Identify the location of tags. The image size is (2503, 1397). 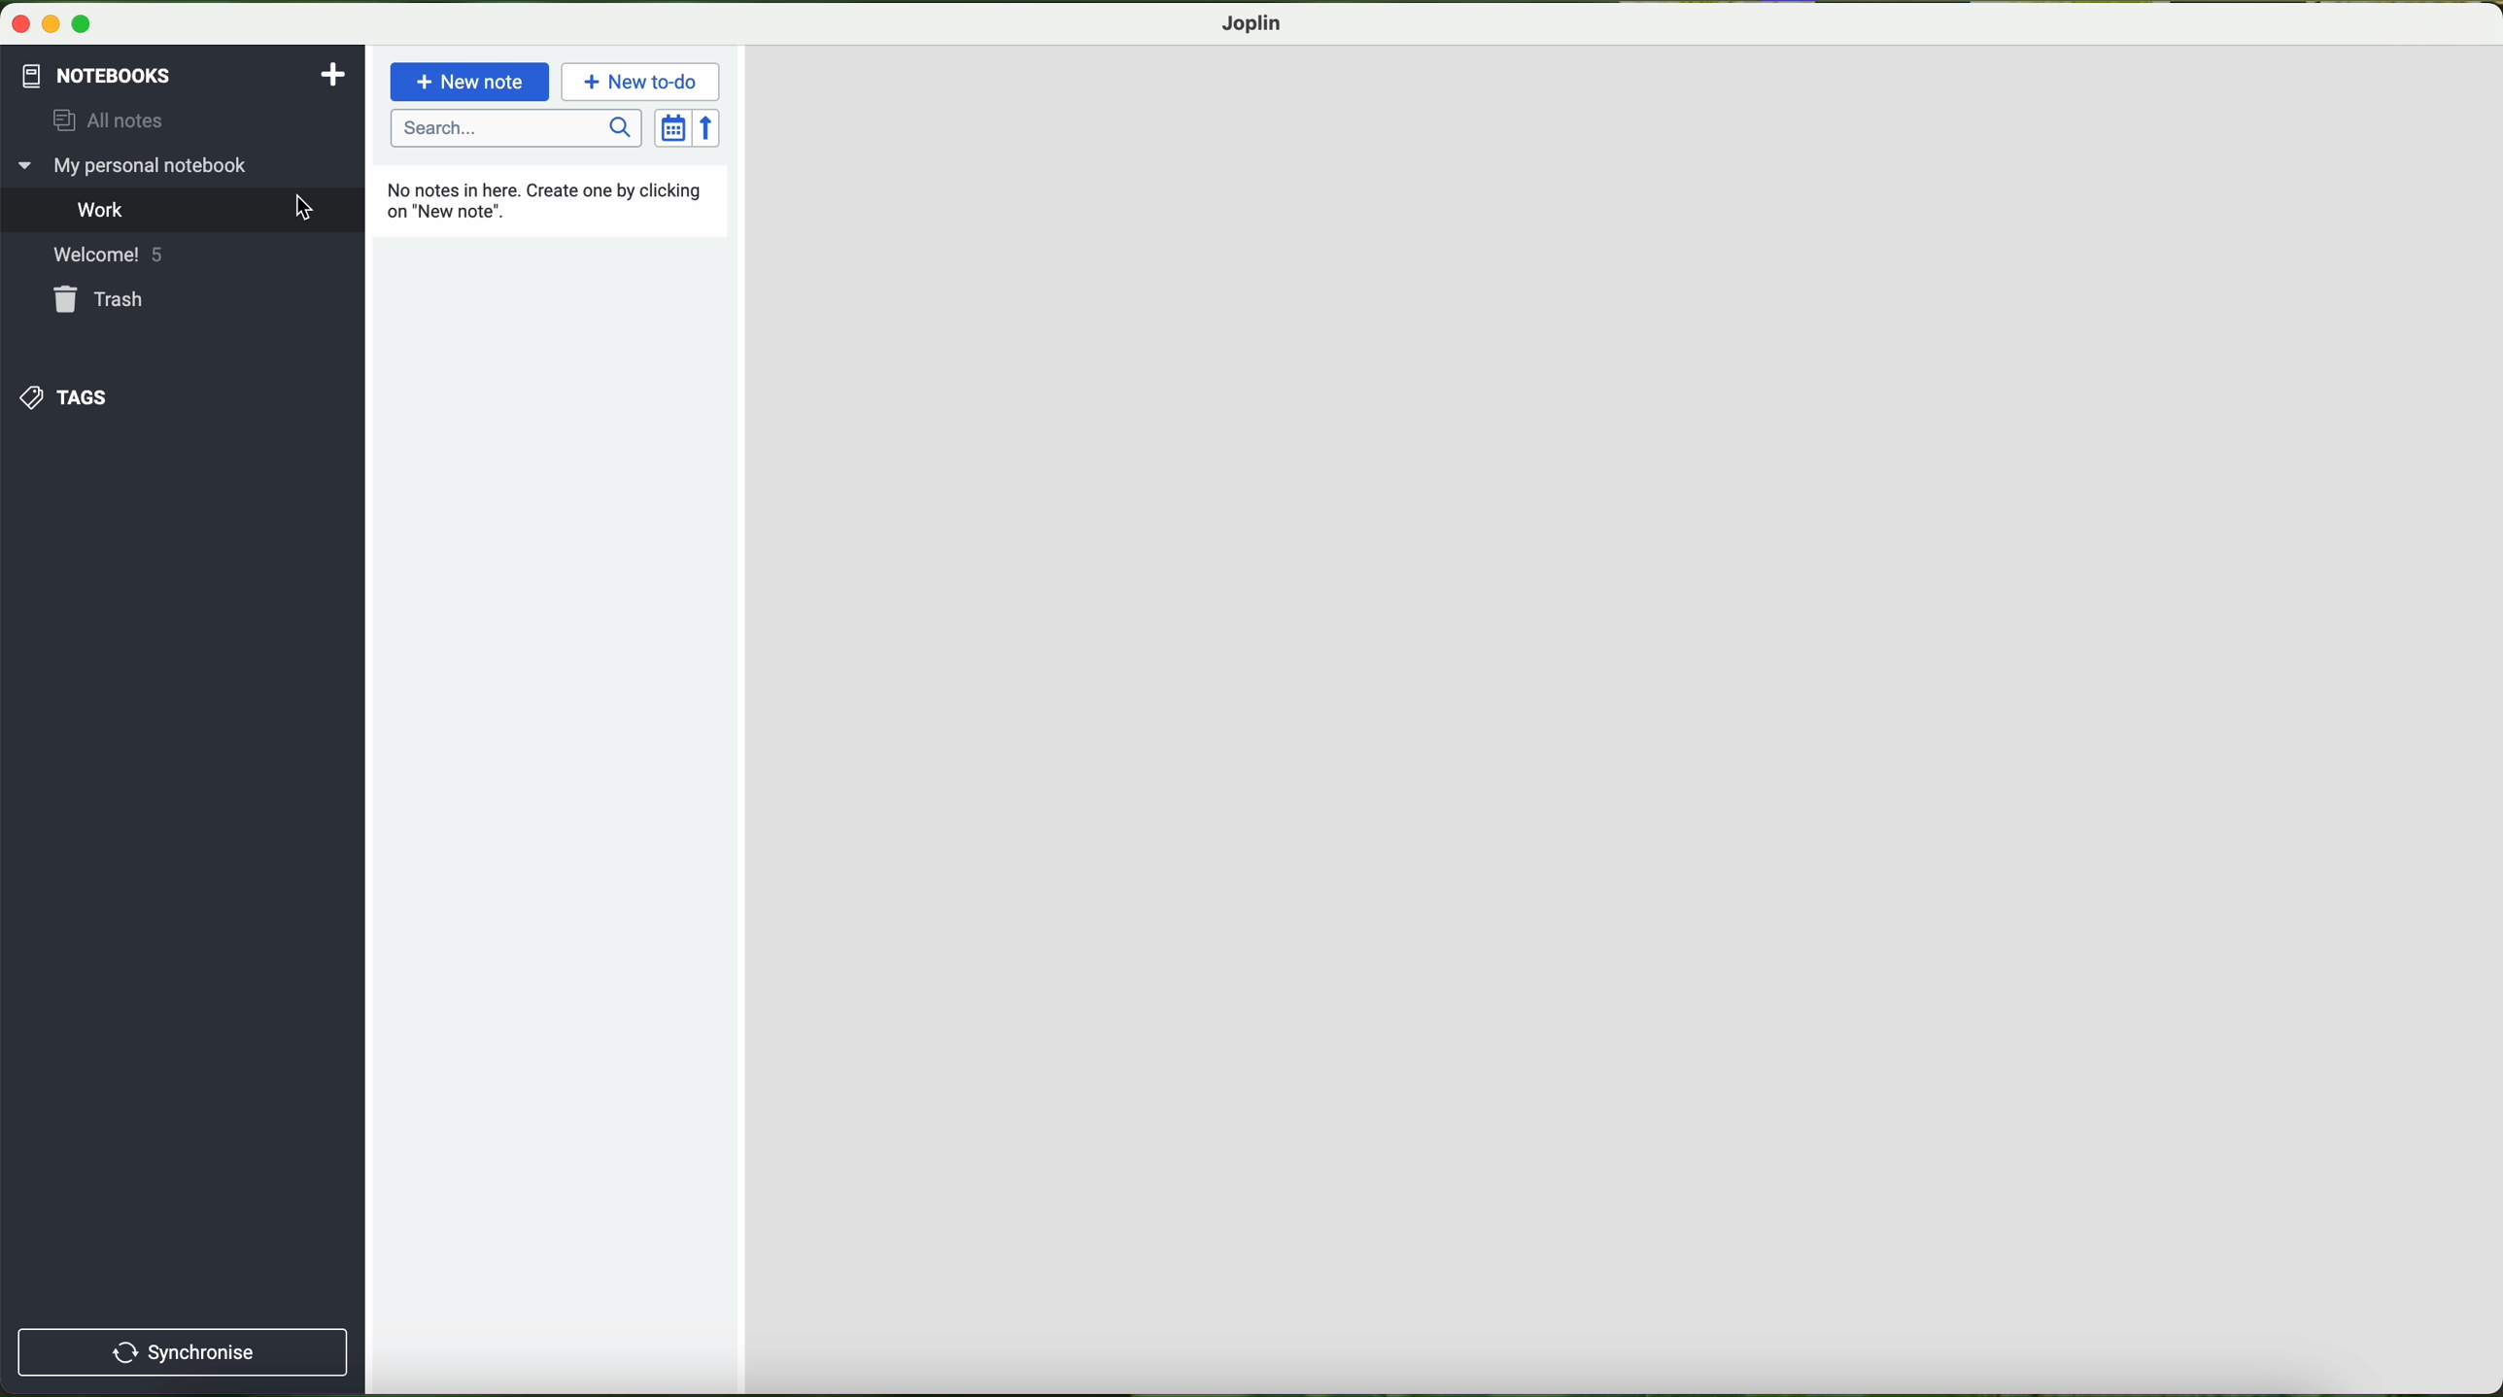
(69, 396).